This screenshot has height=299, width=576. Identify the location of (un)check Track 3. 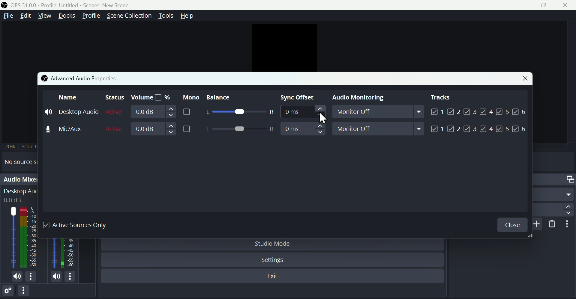
(470, 111).